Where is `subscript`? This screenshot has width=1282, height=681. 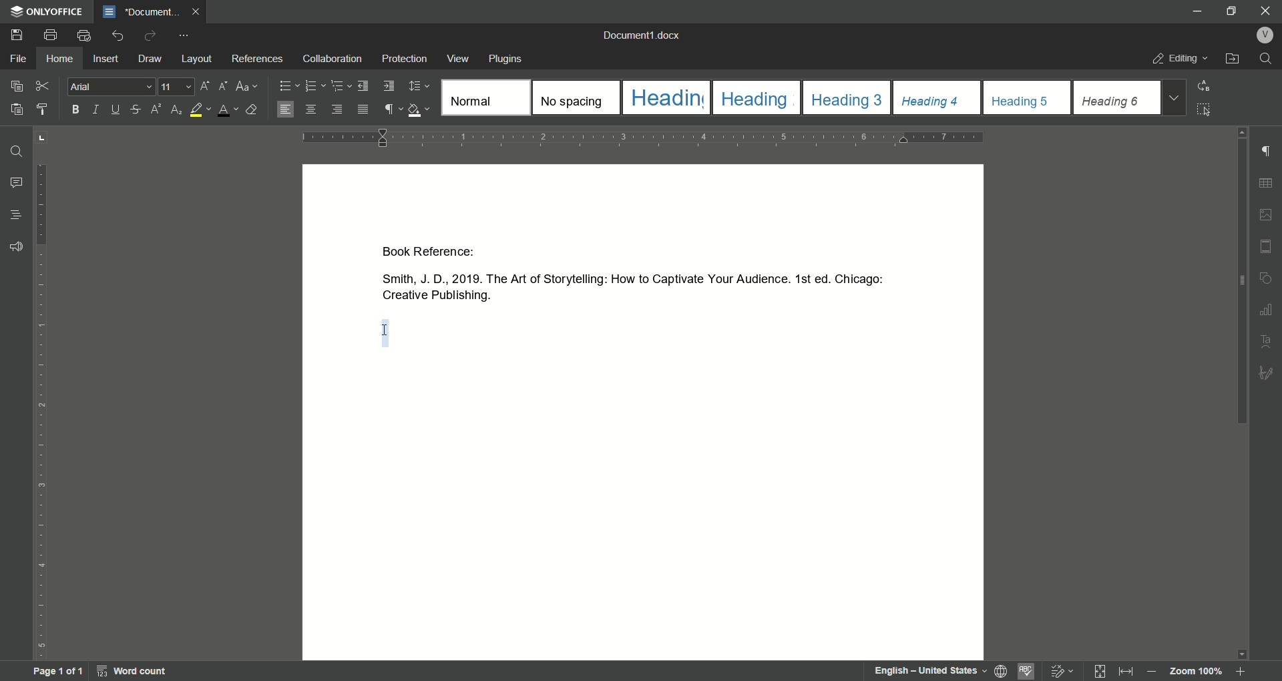 subscript is located at coordinates (176, 110).